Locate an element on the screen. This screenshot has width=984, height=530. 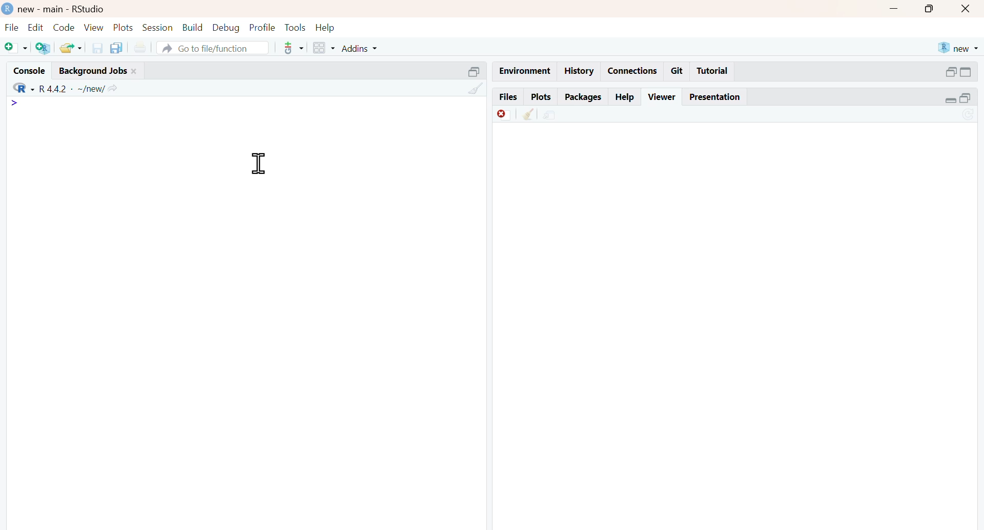
share folder as is located at coordinates (72, 48).